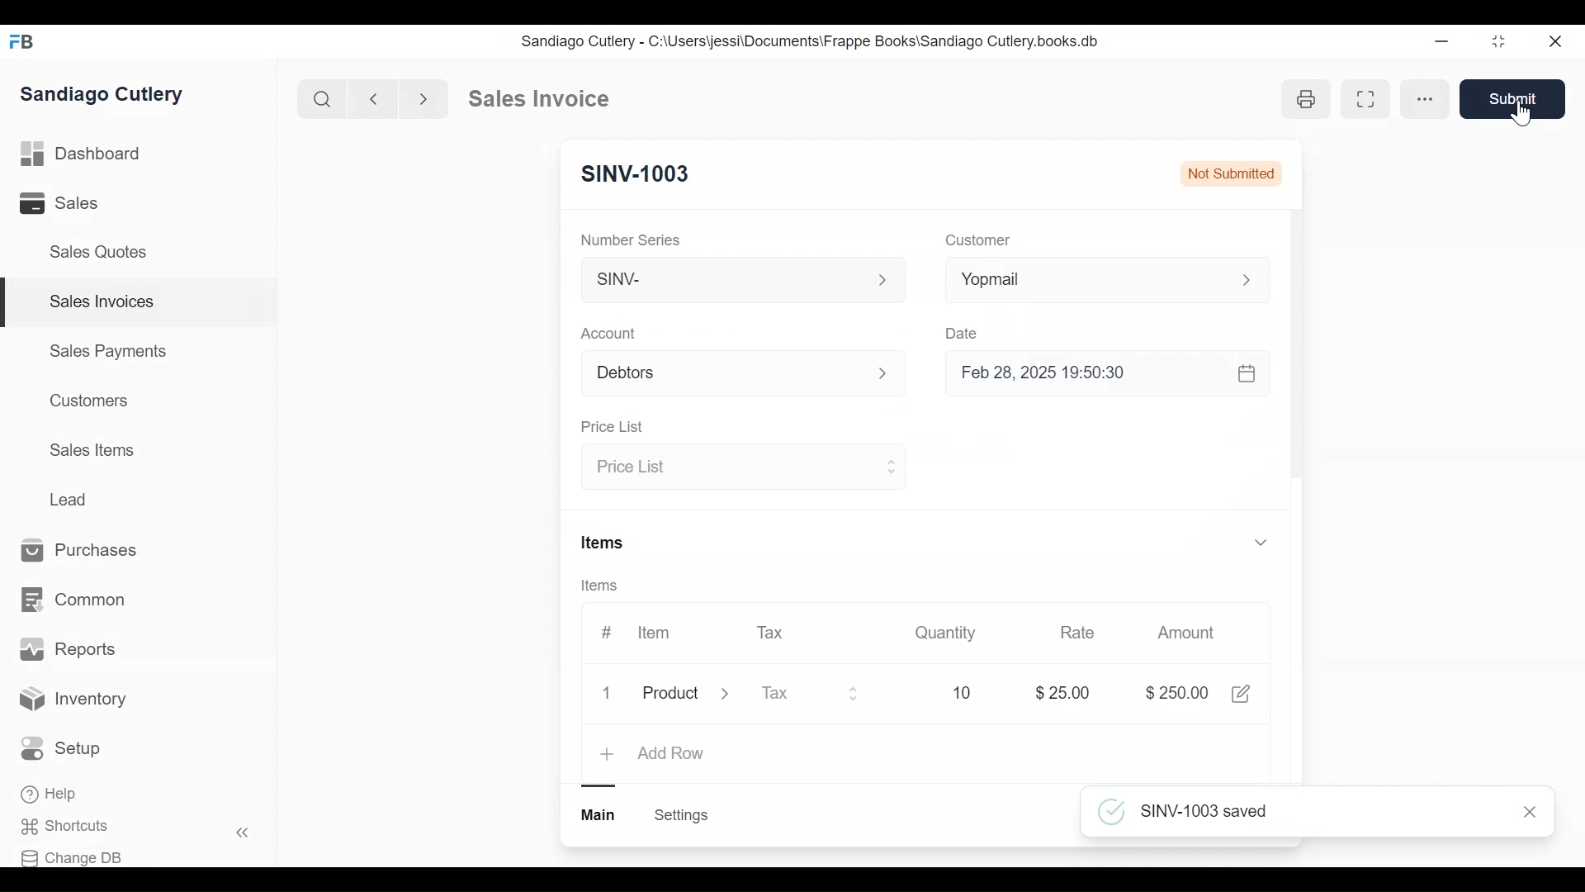  What do you see at coordinates (1498, 40) in the screenshot?
I see `restore` at bounding box center [1498, 40].